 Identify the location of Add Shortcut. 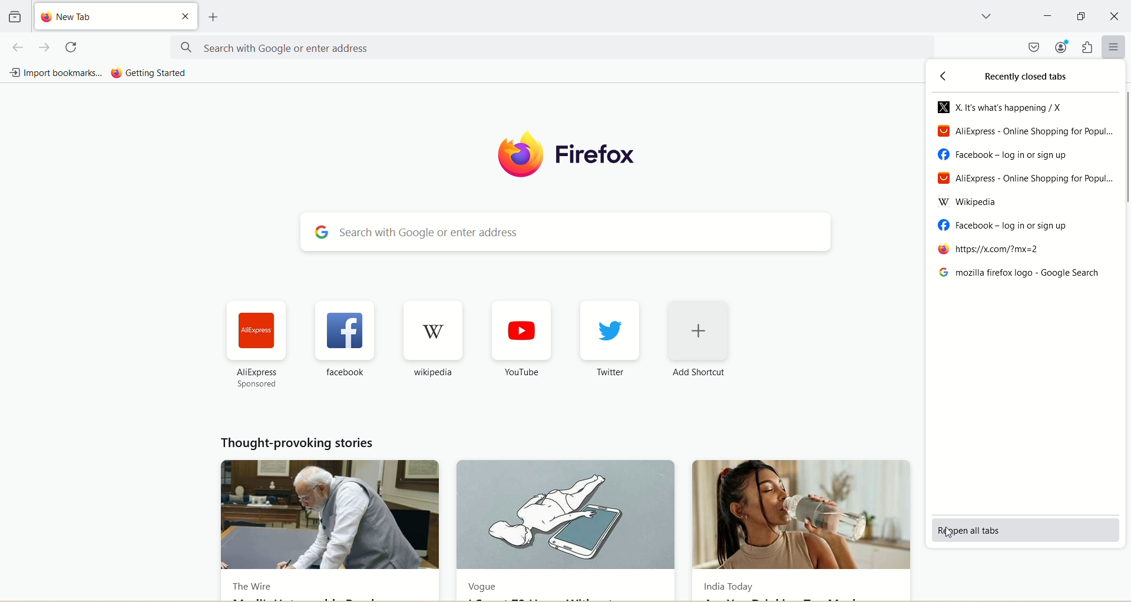
(699, 374).